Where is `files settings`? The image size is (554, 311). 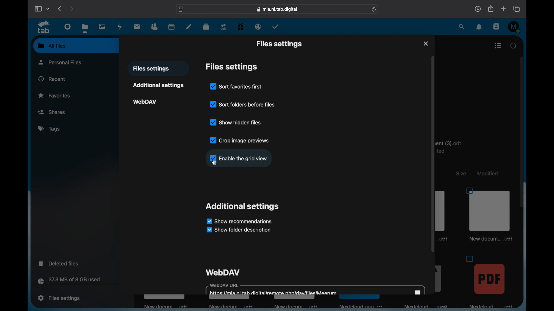
files settings is located at coordinates (279, 44).